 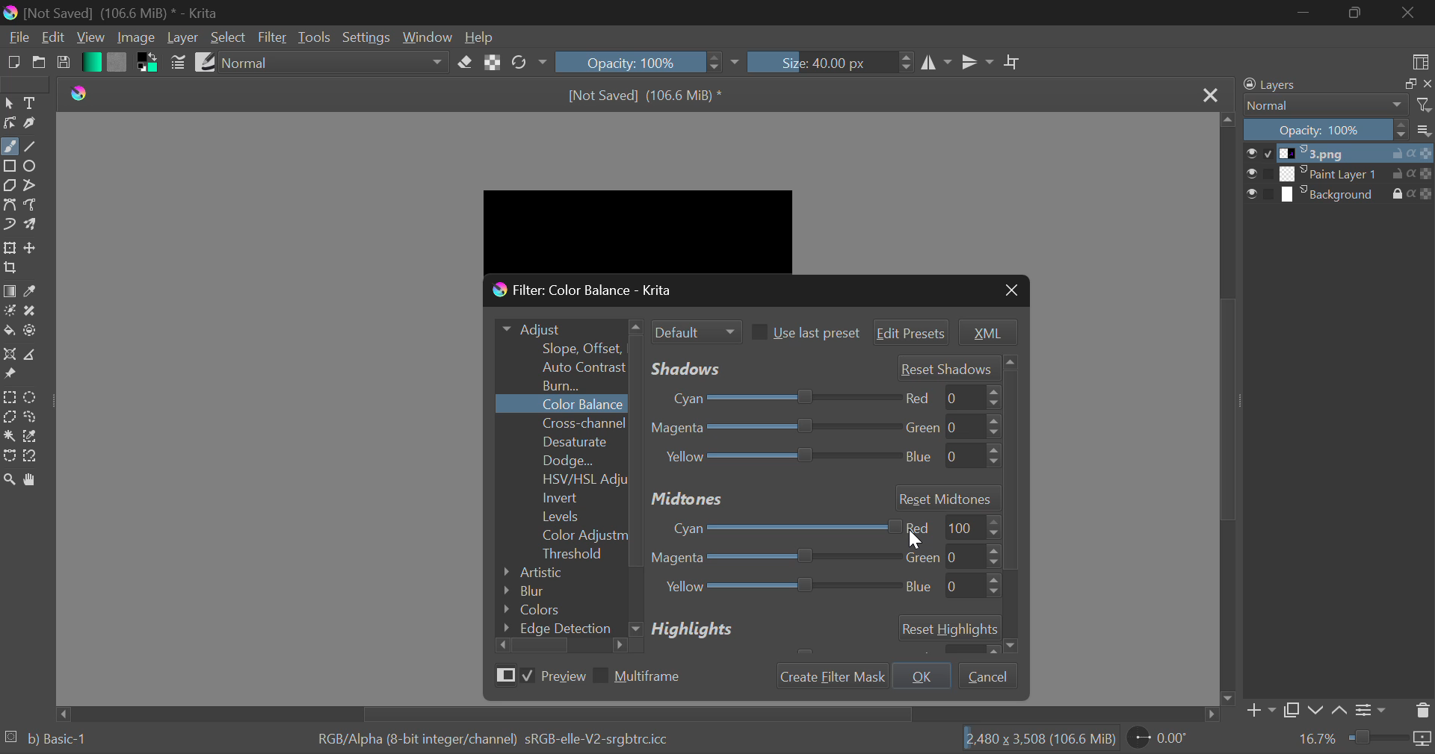 What do you see at coordinates (1318, 86) in the screenshot?
I see `Layers` at bounding box center [1318, 86].